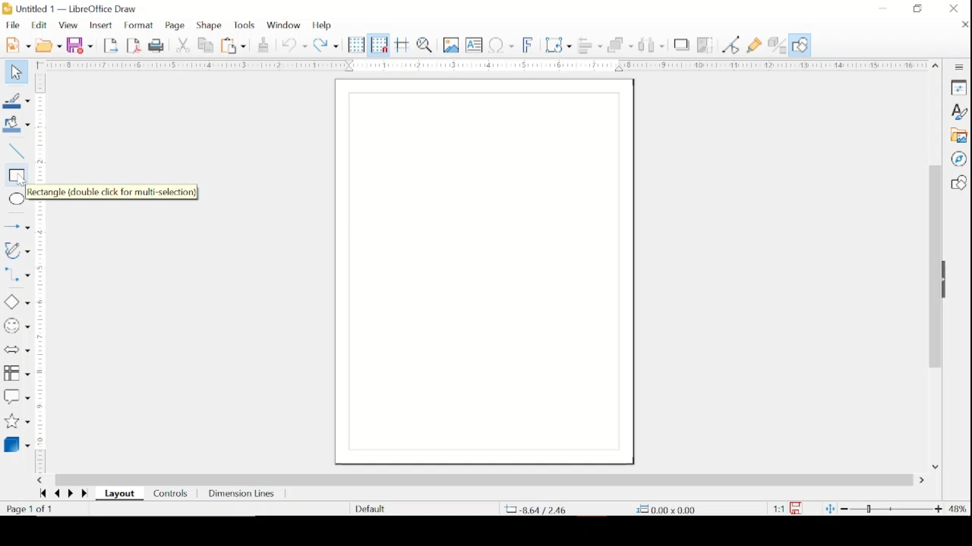 The height and width of the screenshot is (546, 972). What do you see at coordinates (621, 44) in the screenshot?
I see `arrange` at bounding box center [621, 44].